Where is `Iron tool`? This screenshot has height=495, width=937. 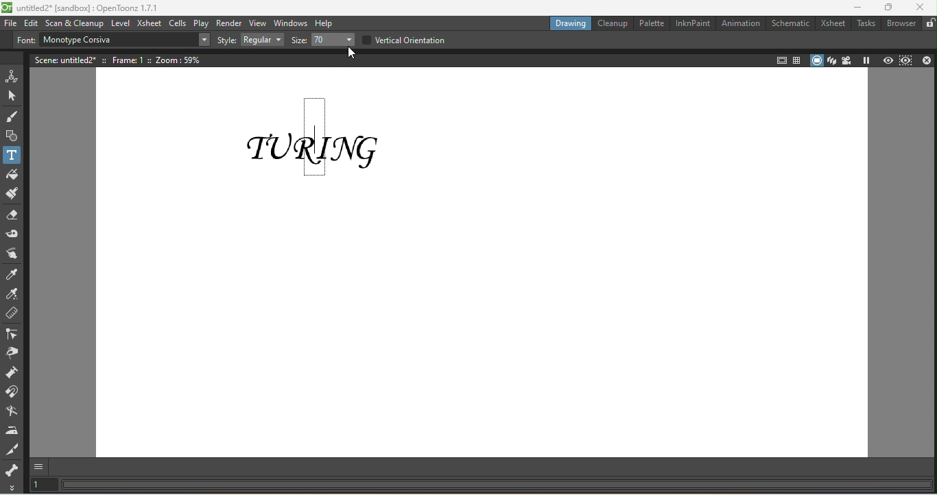 Iron tool is located at coordinates (12, 428).